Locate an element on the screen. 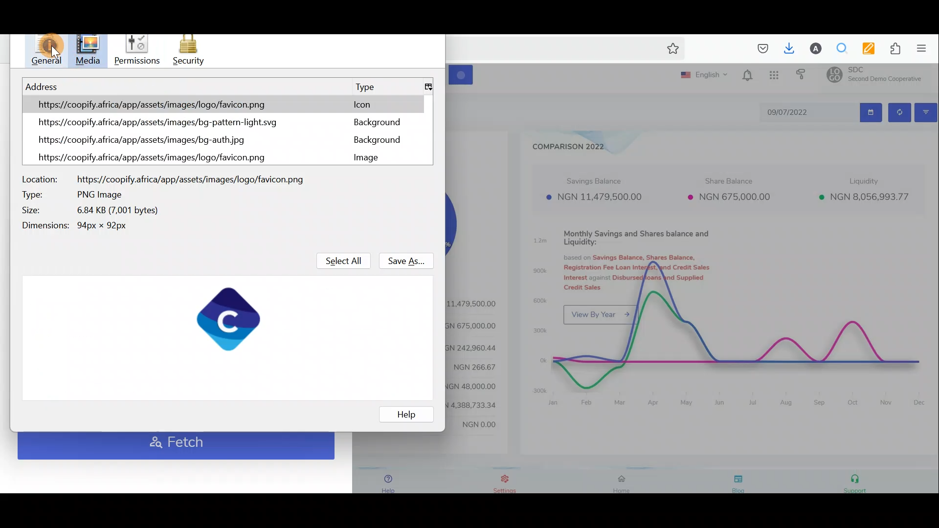 The image size is (939, 528). Block is located at coordinates (409, 163).